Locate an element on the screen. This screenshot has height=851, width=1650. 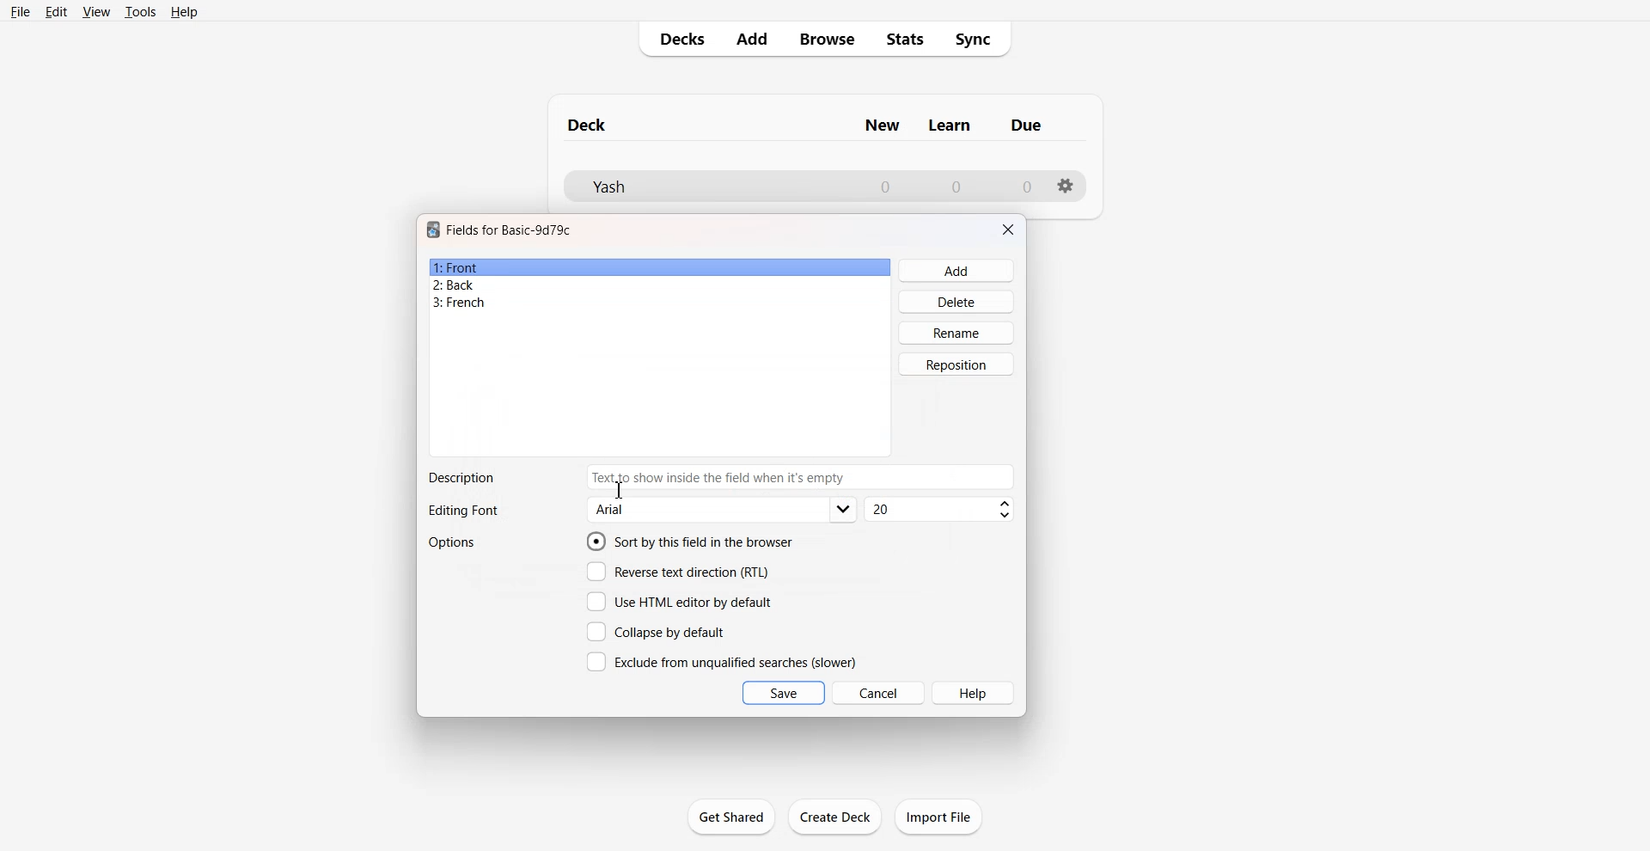
Software logo is located at coordinates (433, 230).